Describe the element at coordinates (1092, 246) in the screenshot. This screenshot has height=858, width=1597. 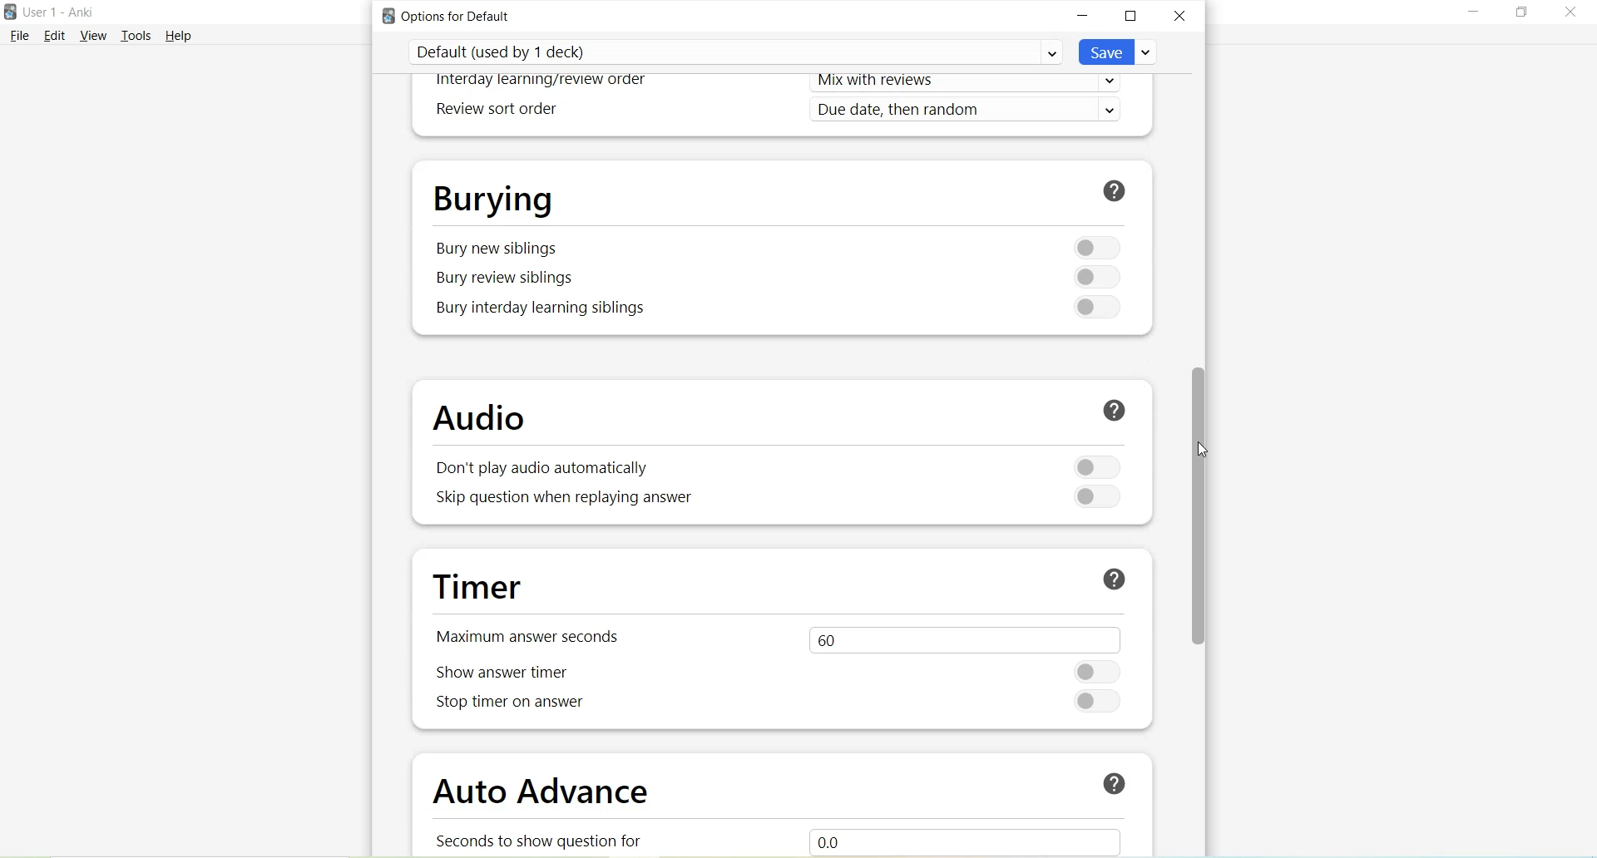
I see `Toggle` at that location.